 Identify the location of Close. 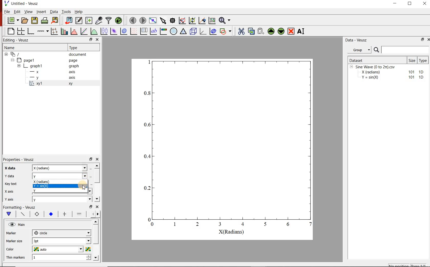
(98, 159).